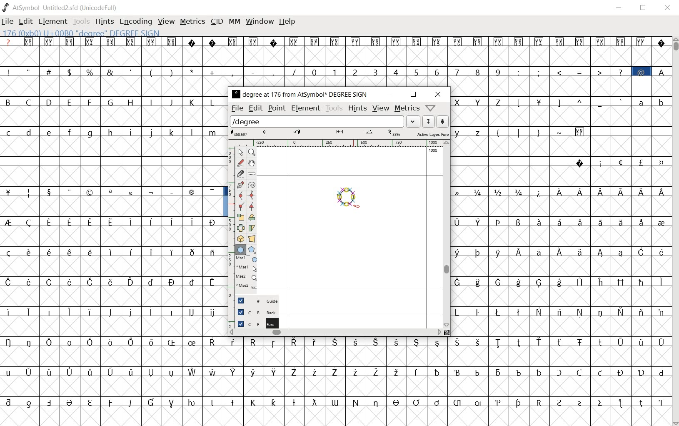  Describe the element at coordinates (668, 8) in the screenshot. I see `close` at that location.